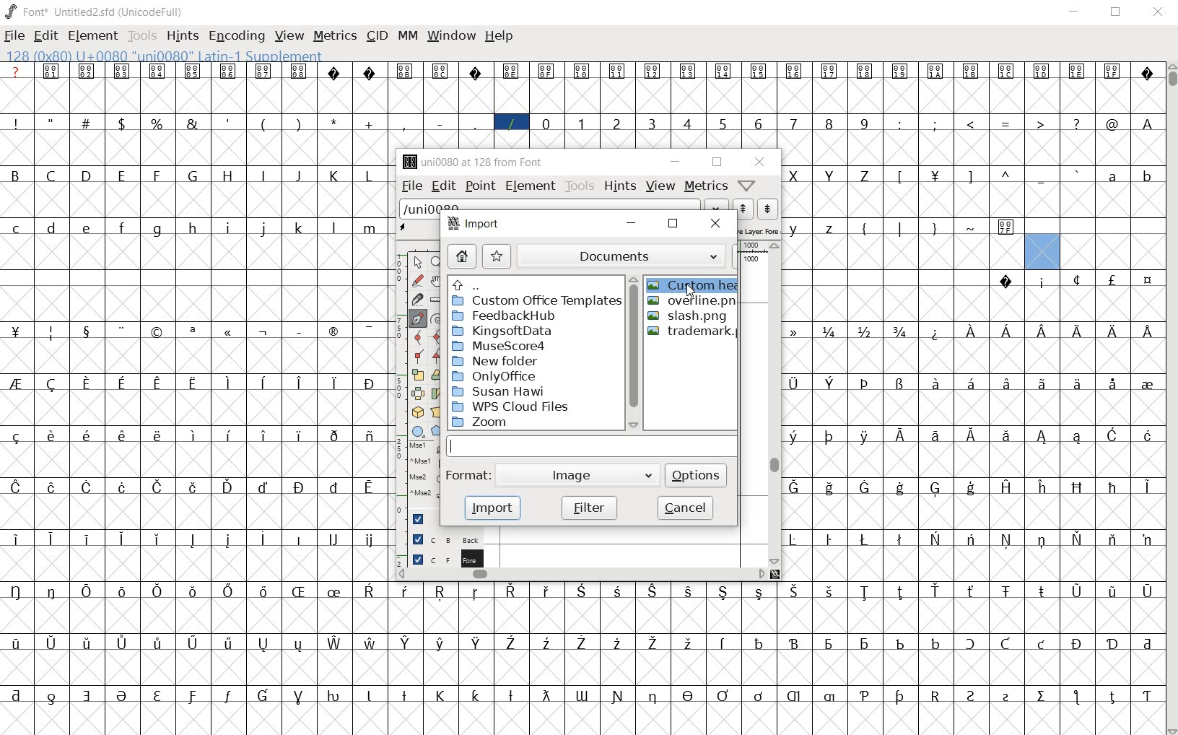 This screenshot has height=735, width=1178. I want to click on glyph, so click(158, 643).